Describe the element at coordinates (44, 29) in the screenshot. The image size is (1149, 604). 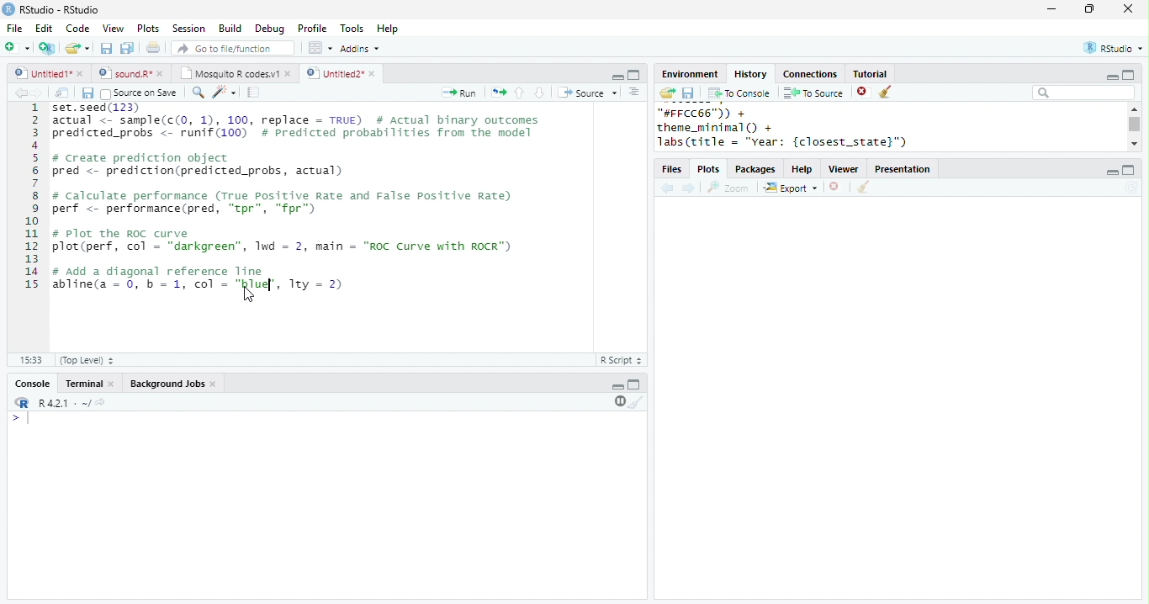
I see `Edit` at that location.